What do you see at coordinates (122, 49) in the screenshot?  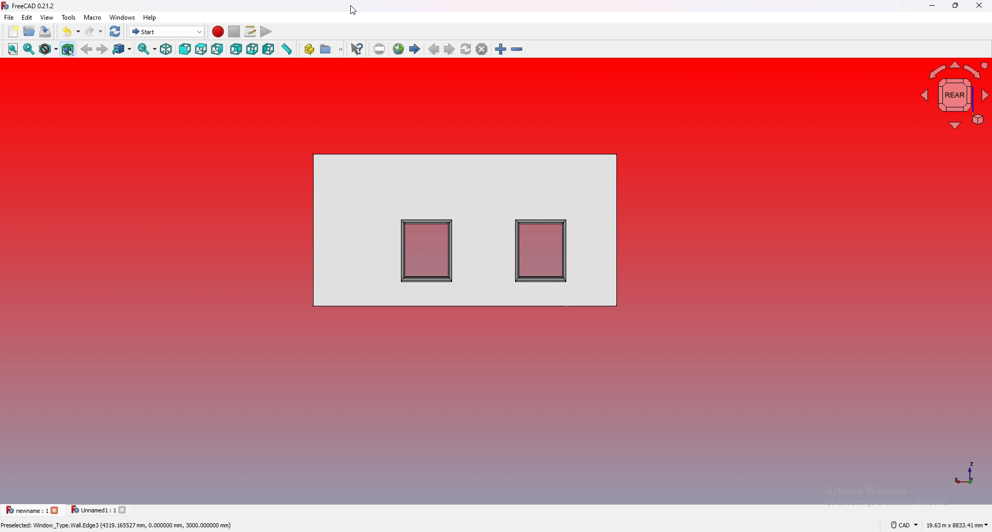 I see `go to linked object` at bounding box center [122, 49].